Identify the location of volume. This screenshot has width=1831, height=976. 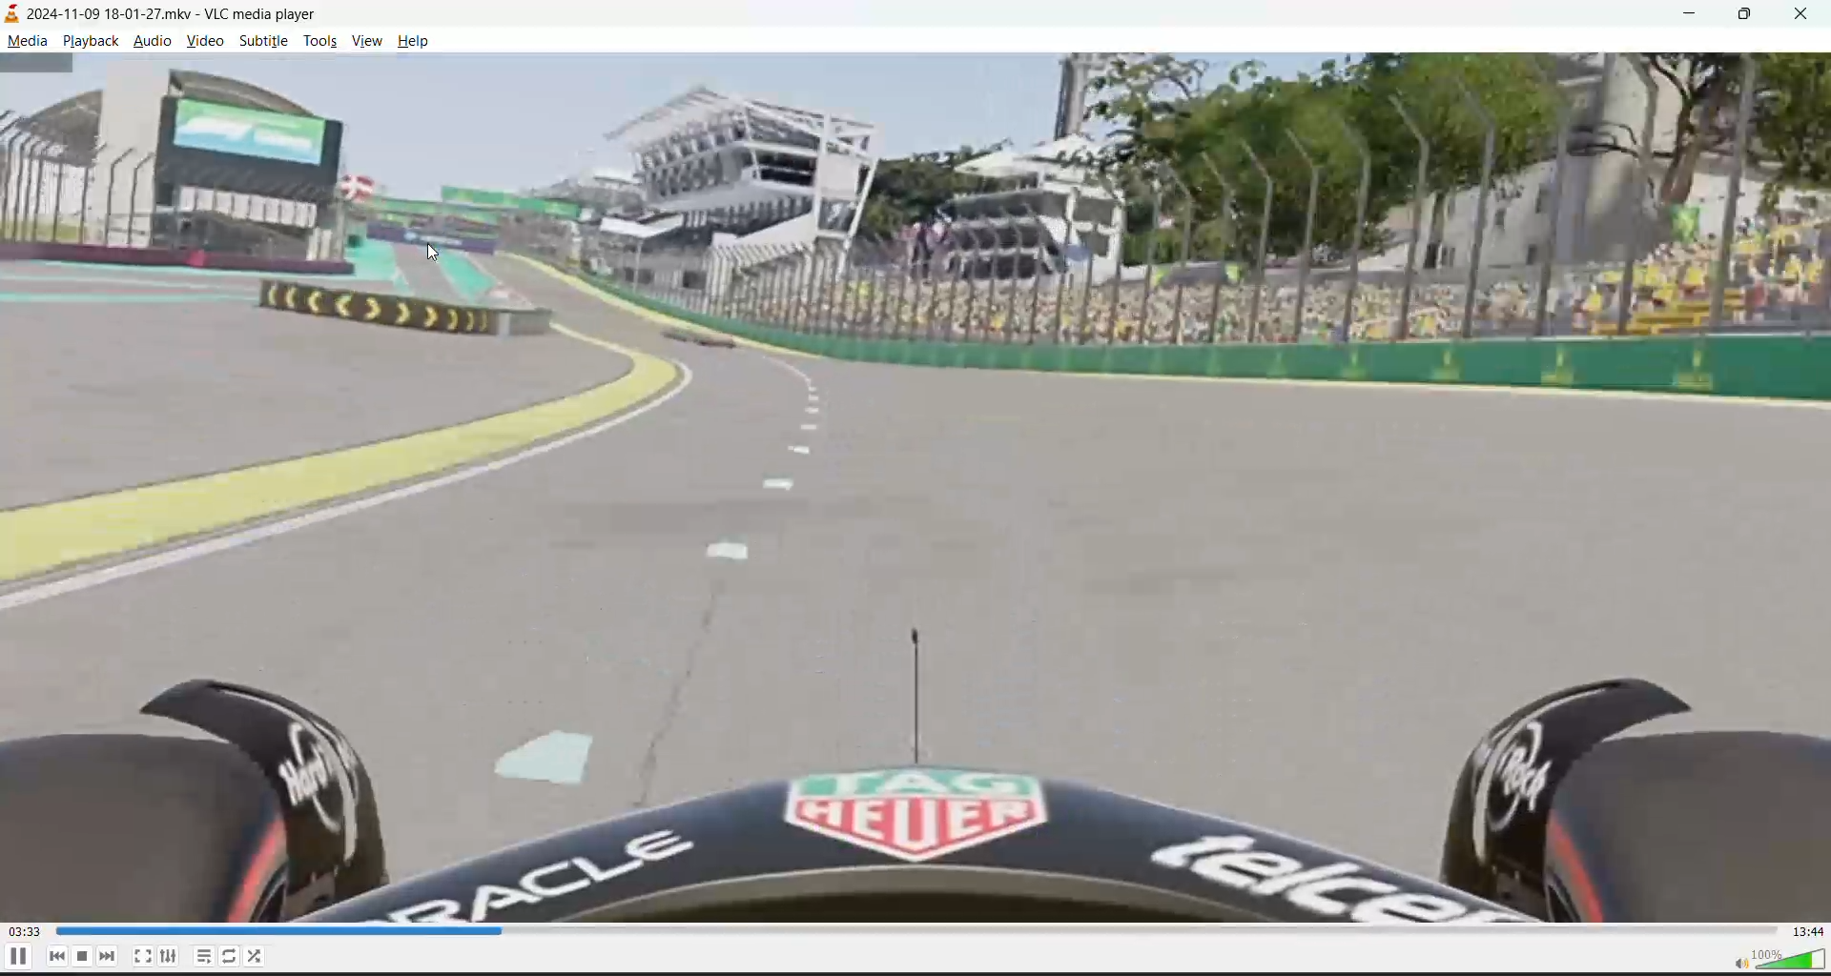
(1779, 958).